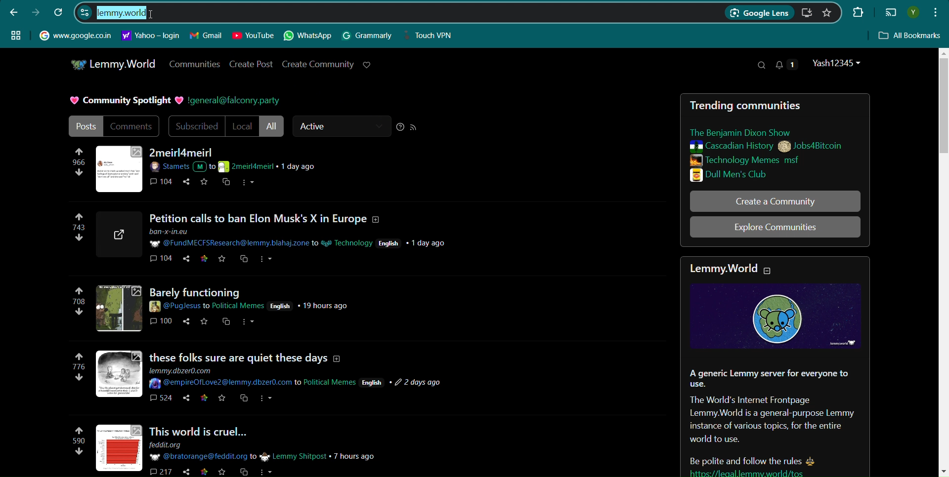 The height and width of the screenshot is (477, 949). I want to click on more, so click(266, 471).